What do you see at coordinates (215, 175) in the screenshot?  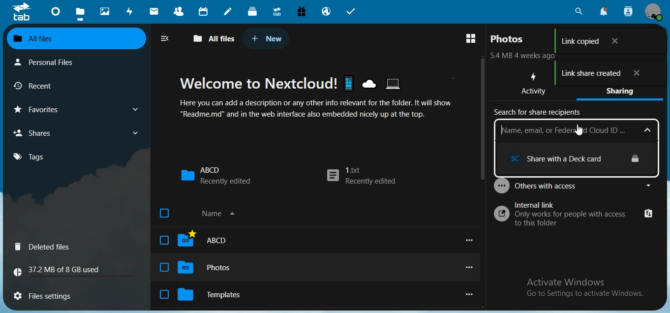 I see `ABCD` at bounding box center [215, 175].